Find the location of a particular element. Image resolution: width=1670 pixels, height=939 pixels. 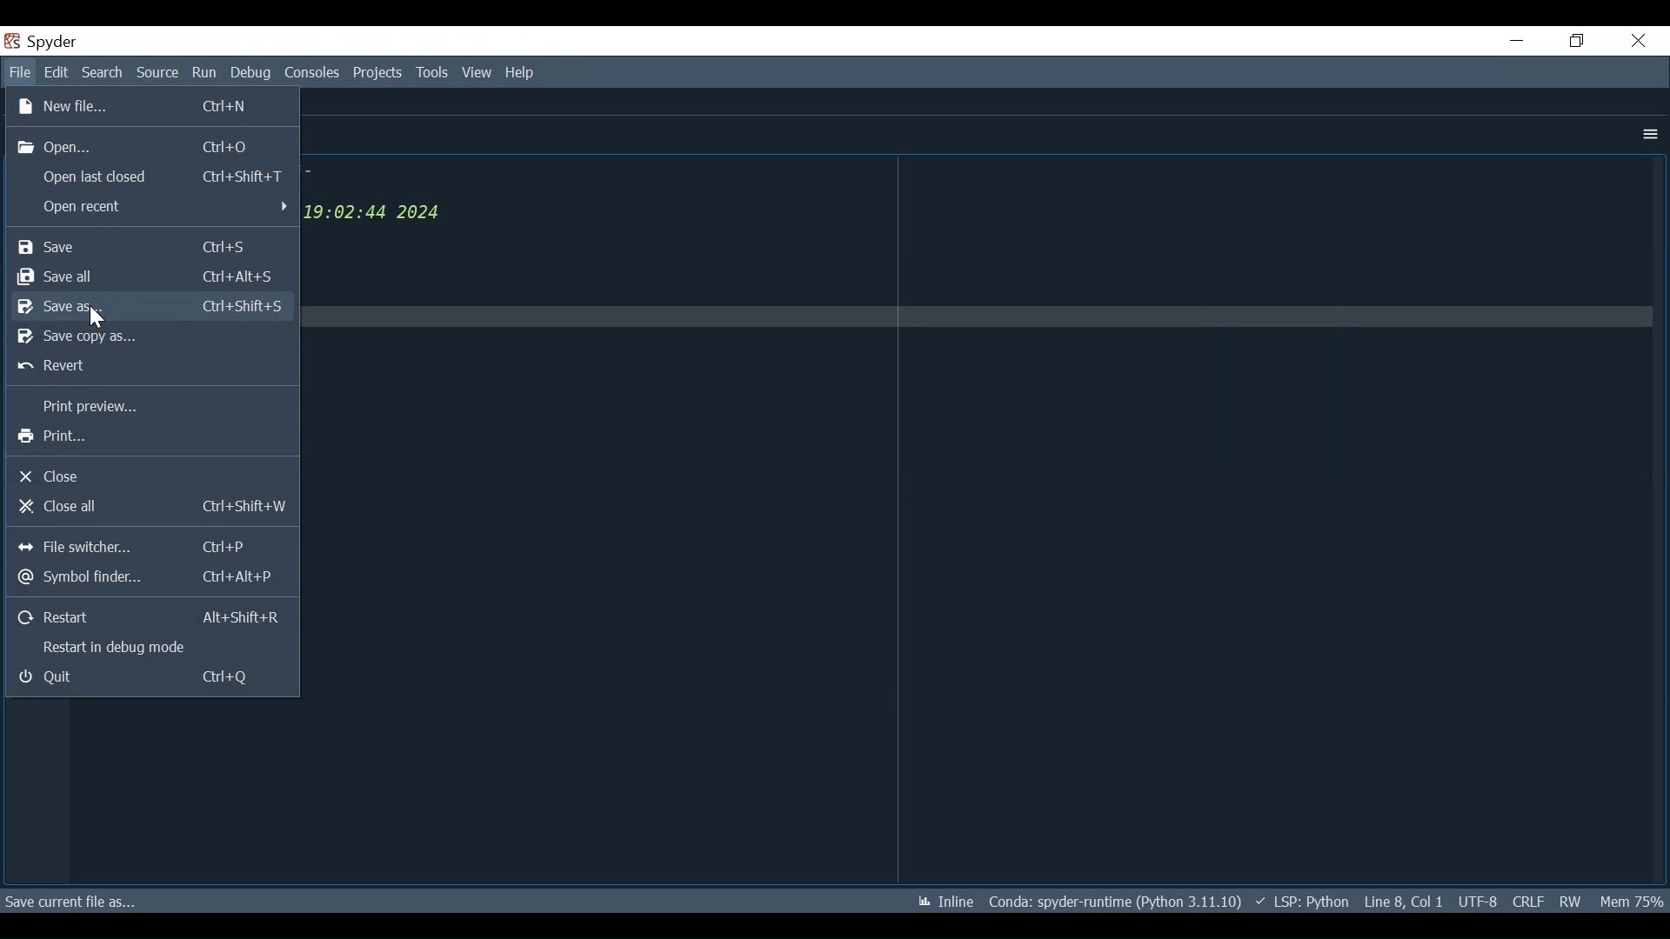

Run is located at coordinates (205, 74).